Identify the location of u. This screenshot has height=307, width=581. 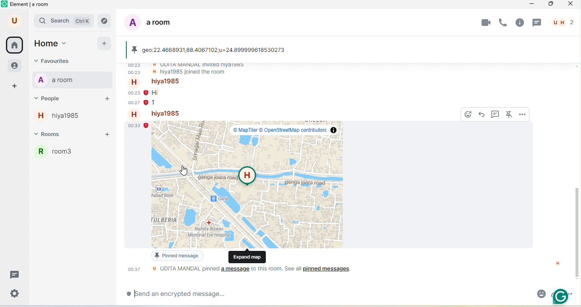
(12, 21).